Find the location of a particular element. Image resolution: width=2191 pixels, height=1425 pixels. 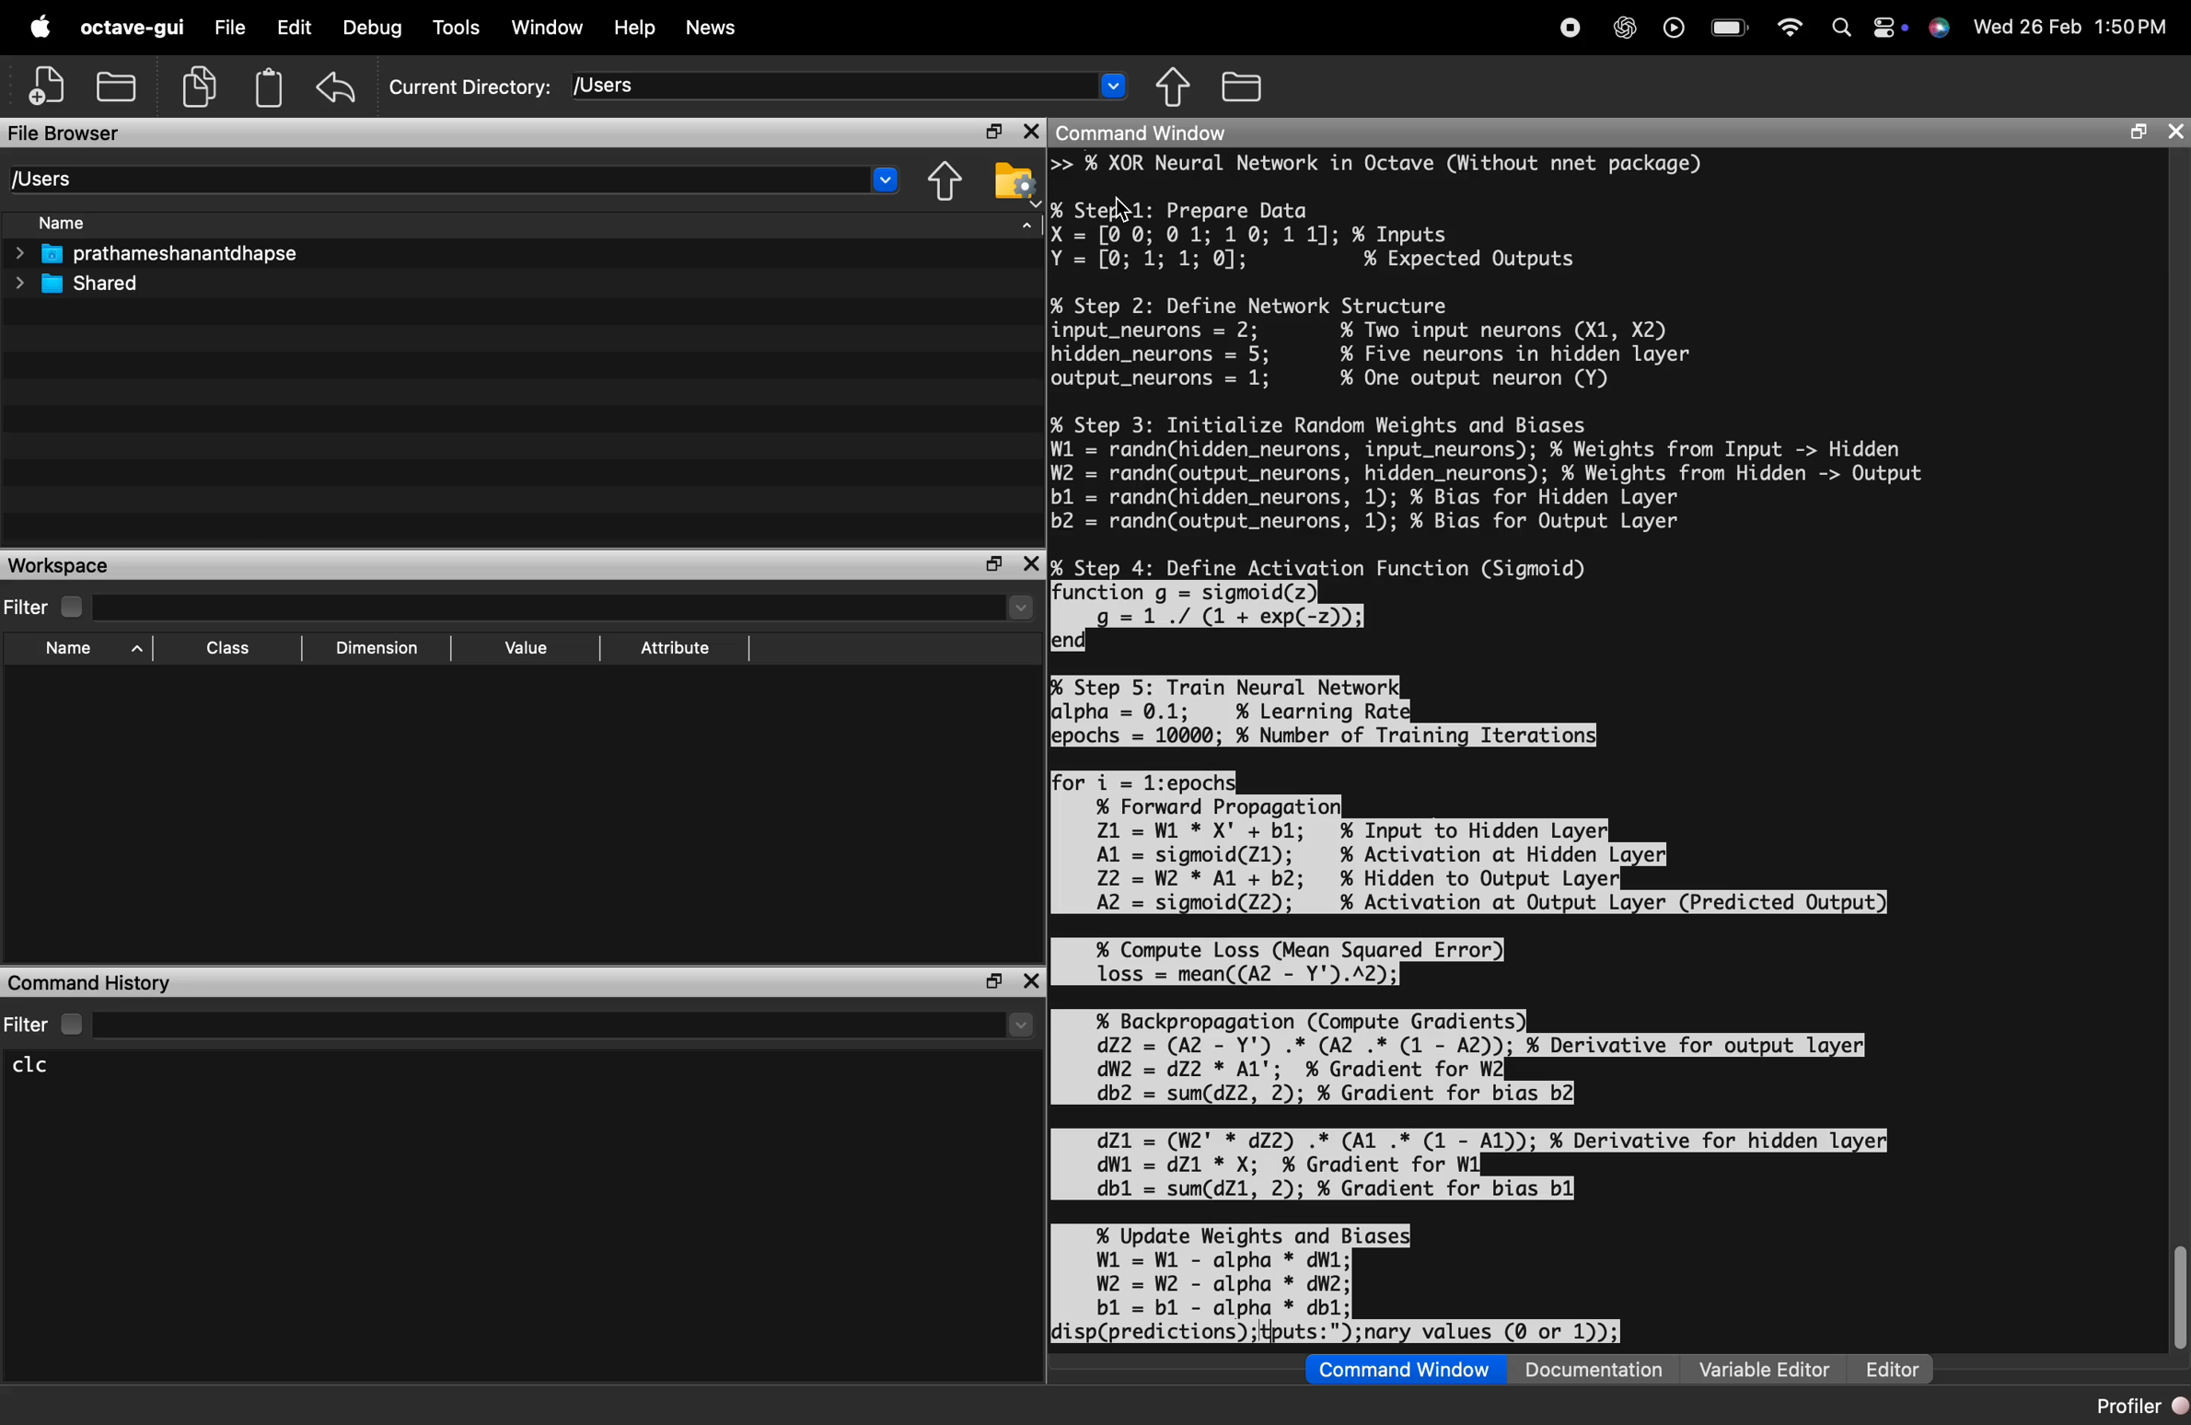

Dimension is located at coordinates (376, 649).